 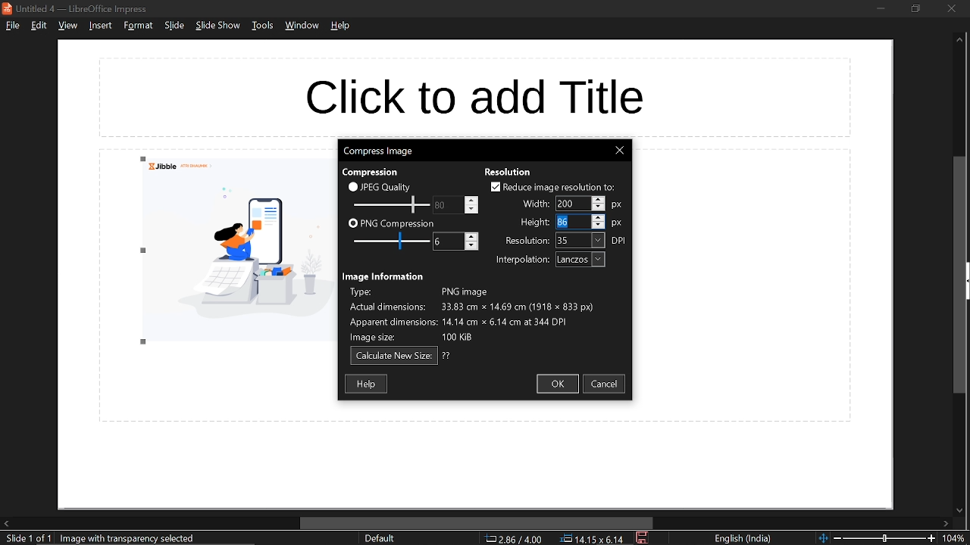 I want to click on image with transparency selected, so click(x=132, y=538).